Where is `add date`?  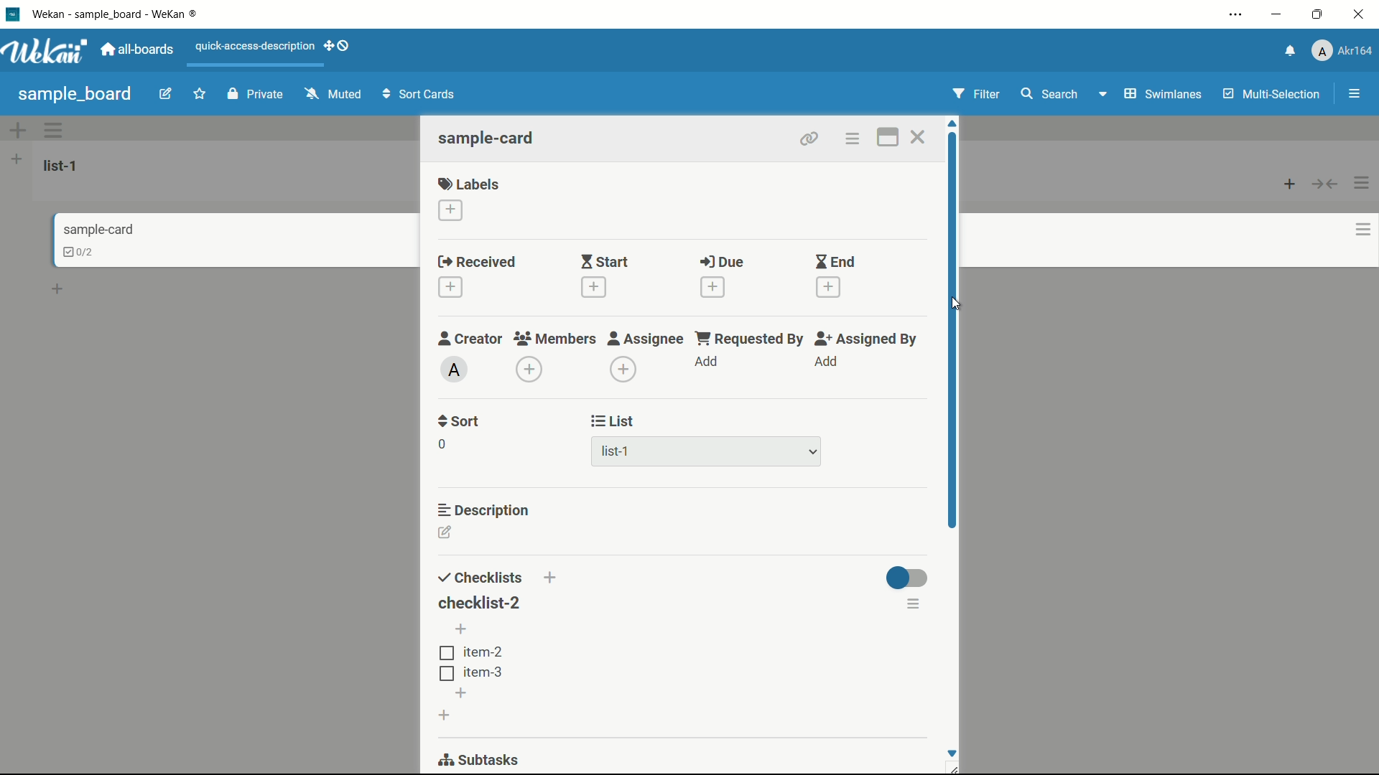
add date is located at coordinates (450, 287).